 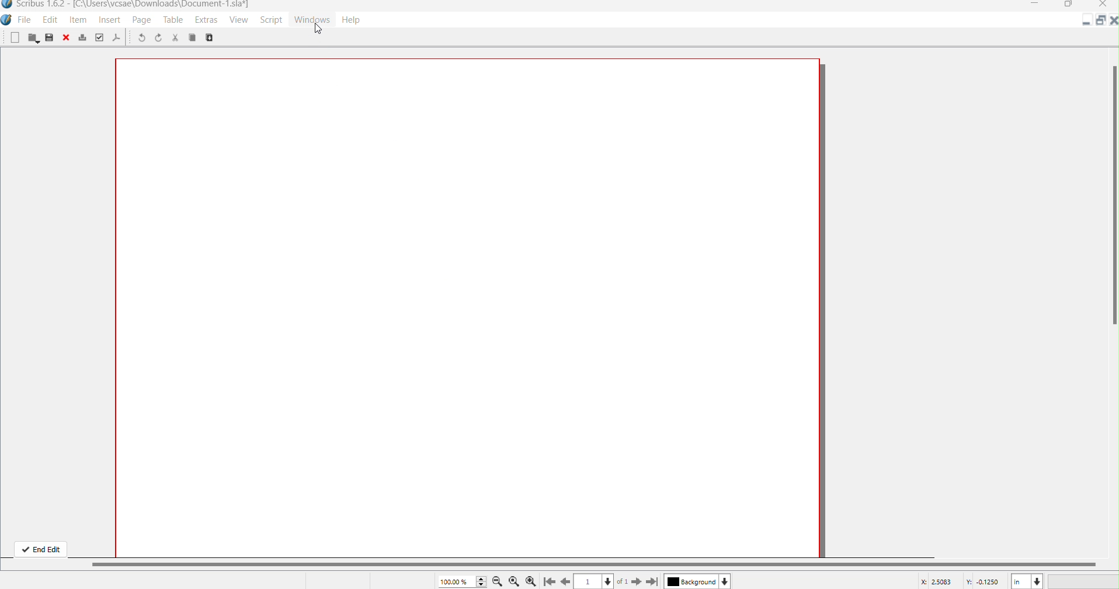 What do you see at coordinates (567, 581) in the screenshot?
I see `back` at bounding box center [567, 581].